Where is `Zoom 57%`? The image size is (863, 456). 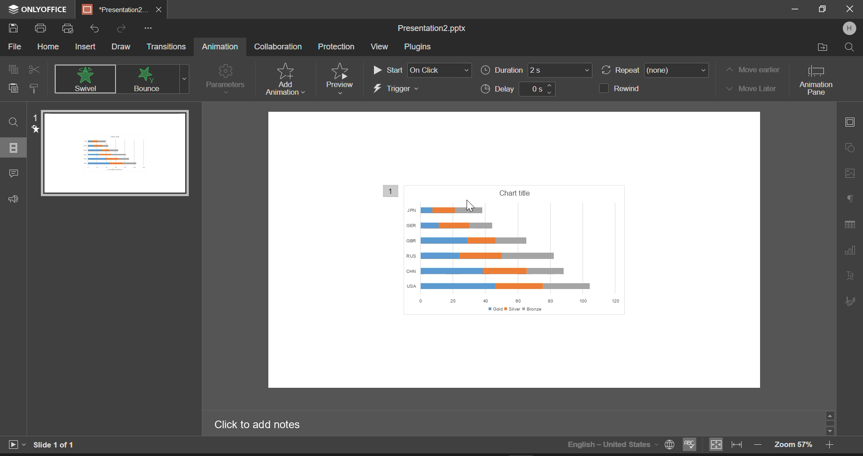
Zoom 57% is located at coordinates (793, 444).